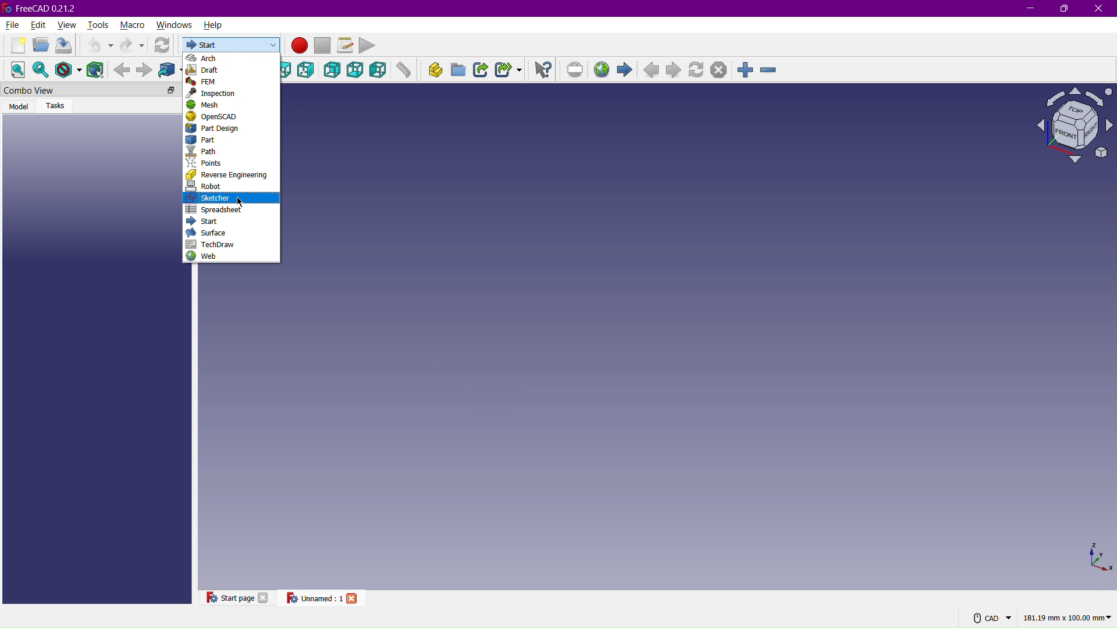 This screenshot has height=628, width=1117. I want to click on floating tab, so click(170, 90).